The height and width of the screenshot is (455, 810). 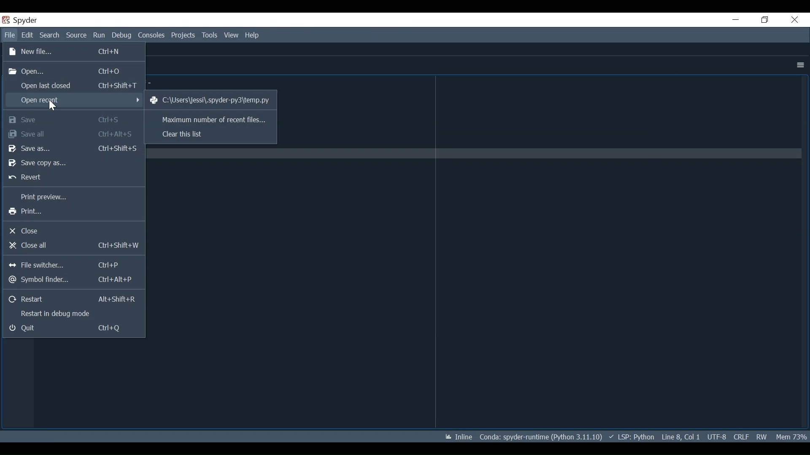 What do you see at coordinates (74, 120) in the screenshot?
I see `Save` at bounding box center [74, 120].